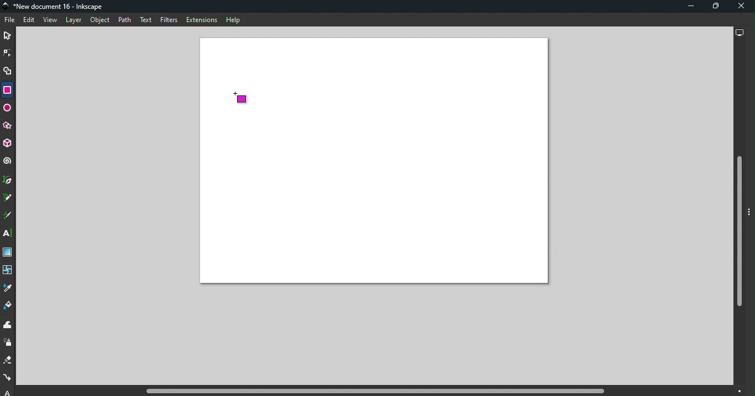 This screenshot has height=396, width=755. What do you see at coordinates (9, 253) in the screenshot?
I see `Gradient tool` at bounding box center [9, 253].